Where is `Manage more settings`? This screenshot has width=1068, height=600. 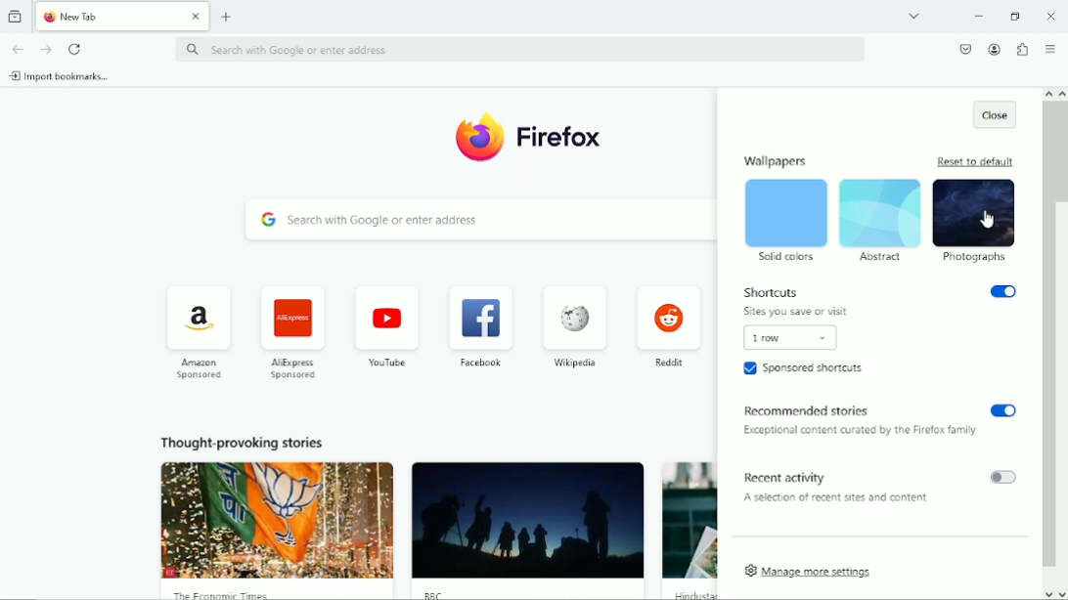
Manage more settings is located at coordinates (813, 570).